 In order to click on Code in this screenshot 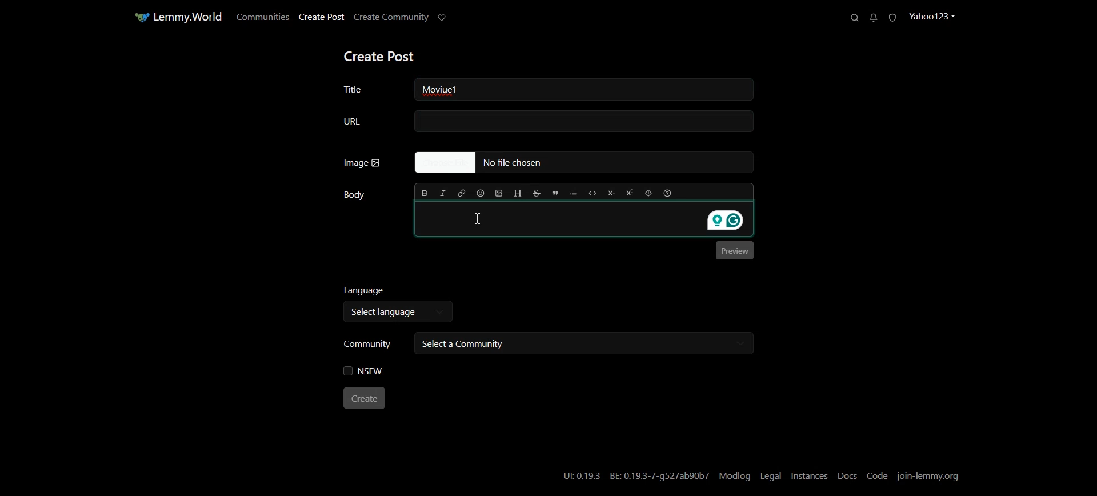, I will do `click(593, 193)`.